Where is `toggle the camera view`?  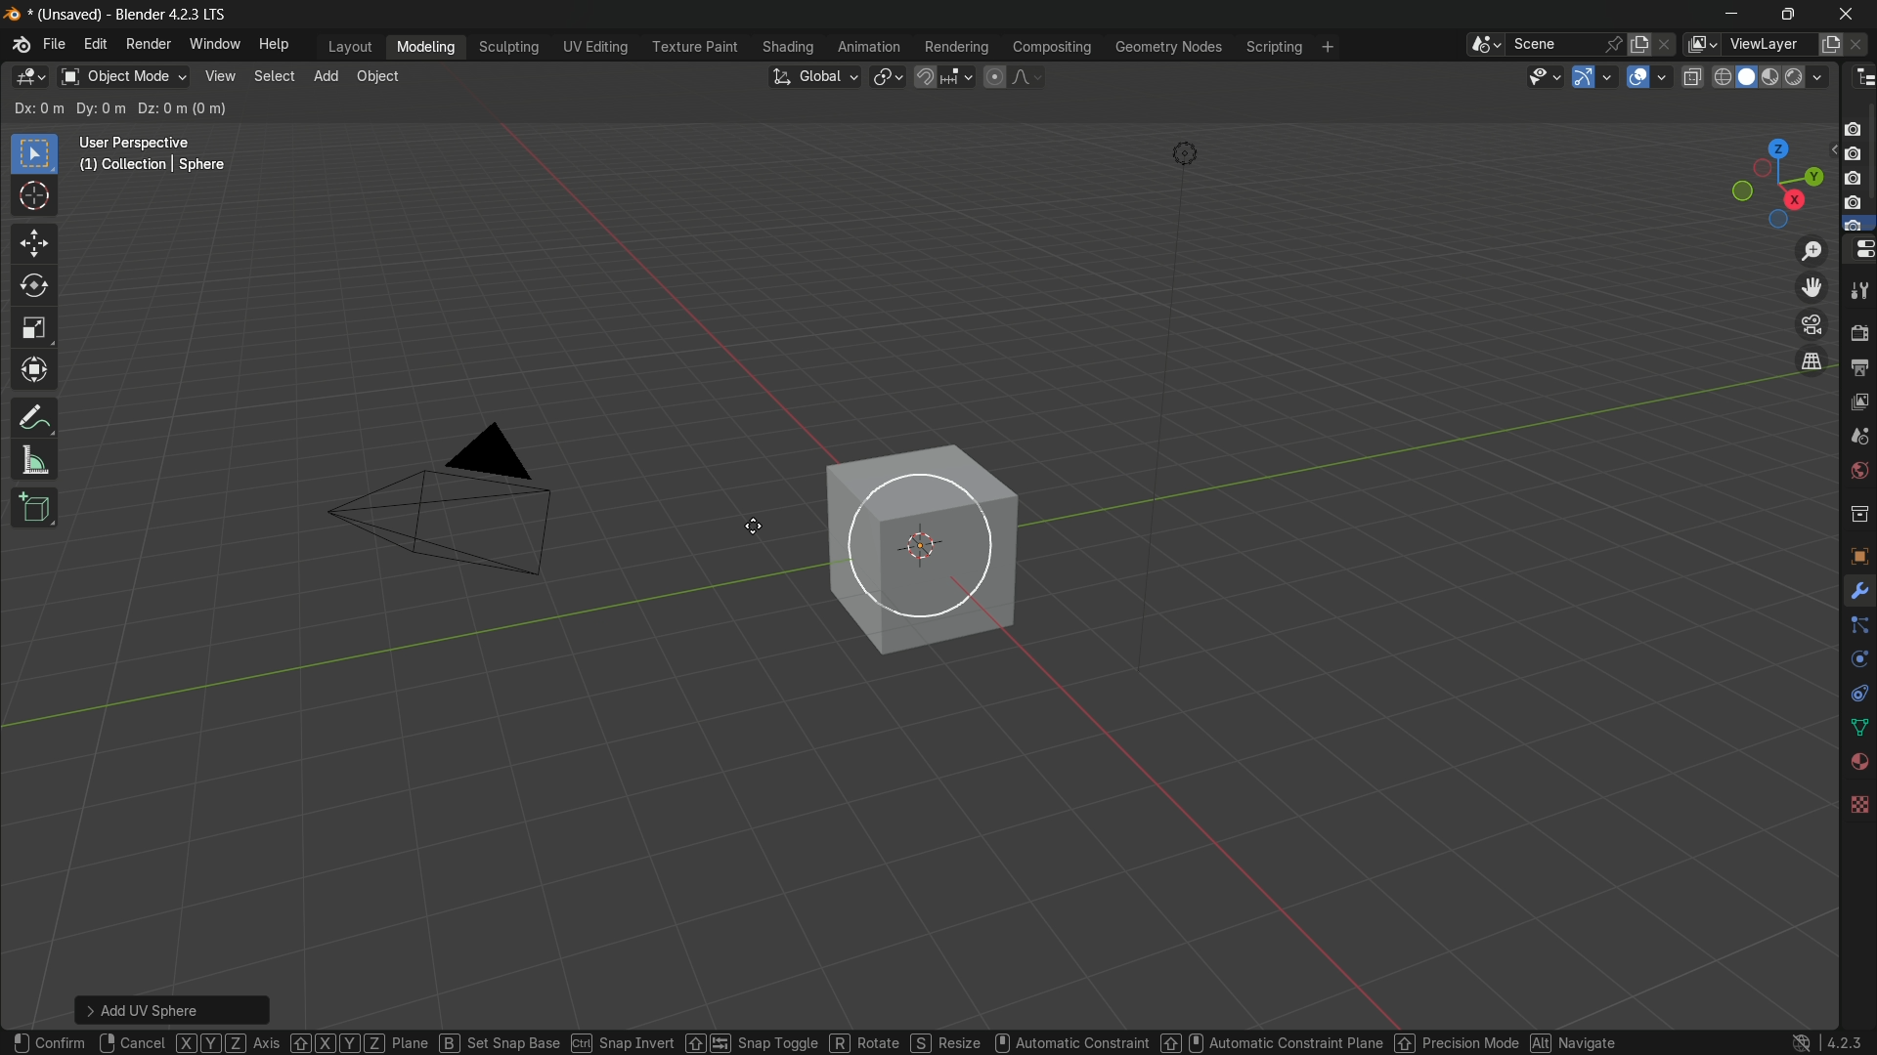 toggle the camera view is located at coordinates (1812, 324).